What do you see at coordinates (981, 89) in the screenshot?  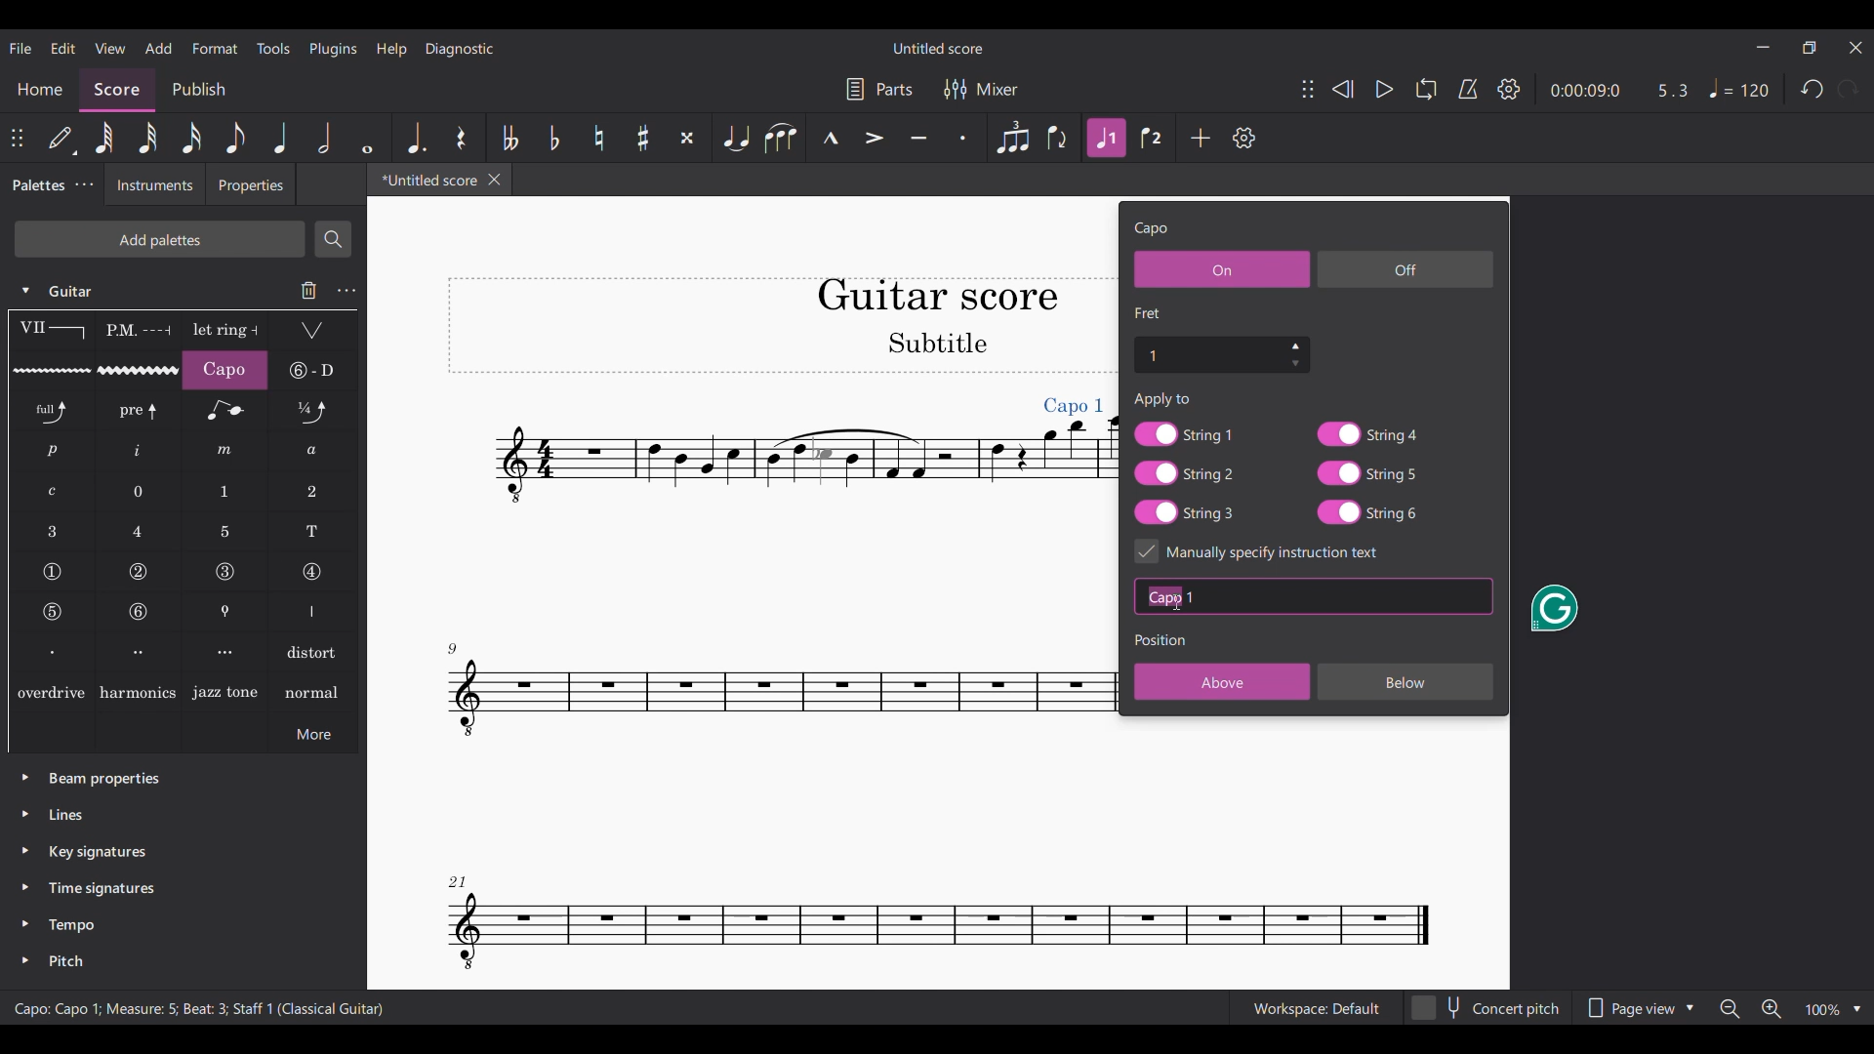 I see `Mixer settings` at bounding box center [981, 89].